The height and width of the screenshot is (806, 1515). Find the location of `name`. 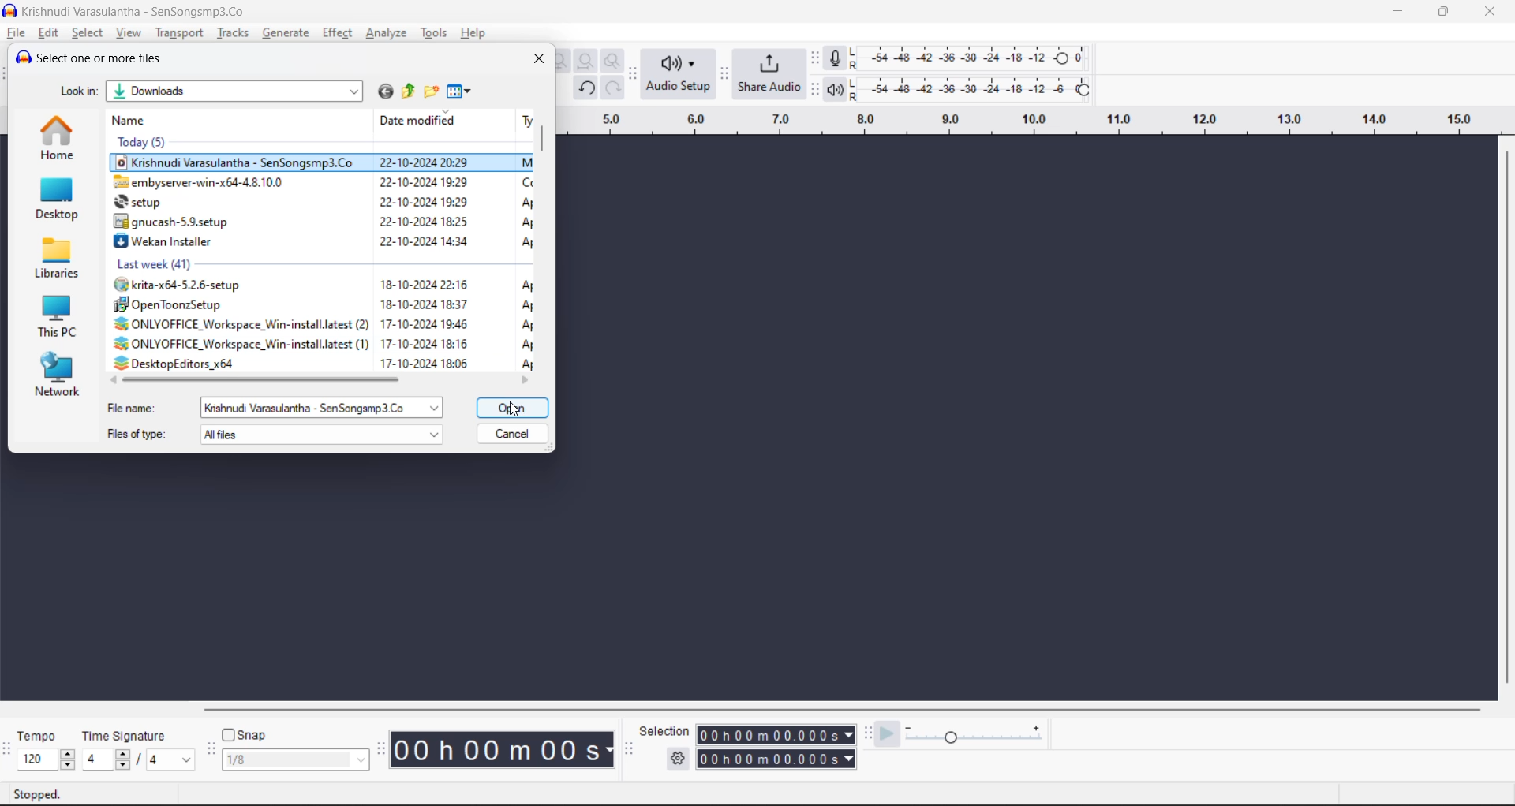

name is located at coordinates (133, 119).